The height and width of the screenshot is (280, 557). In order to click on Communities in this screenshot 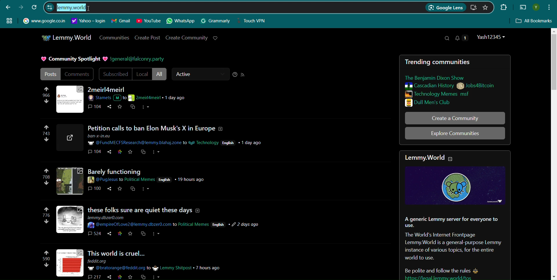, I will do `click(114, 37)`.